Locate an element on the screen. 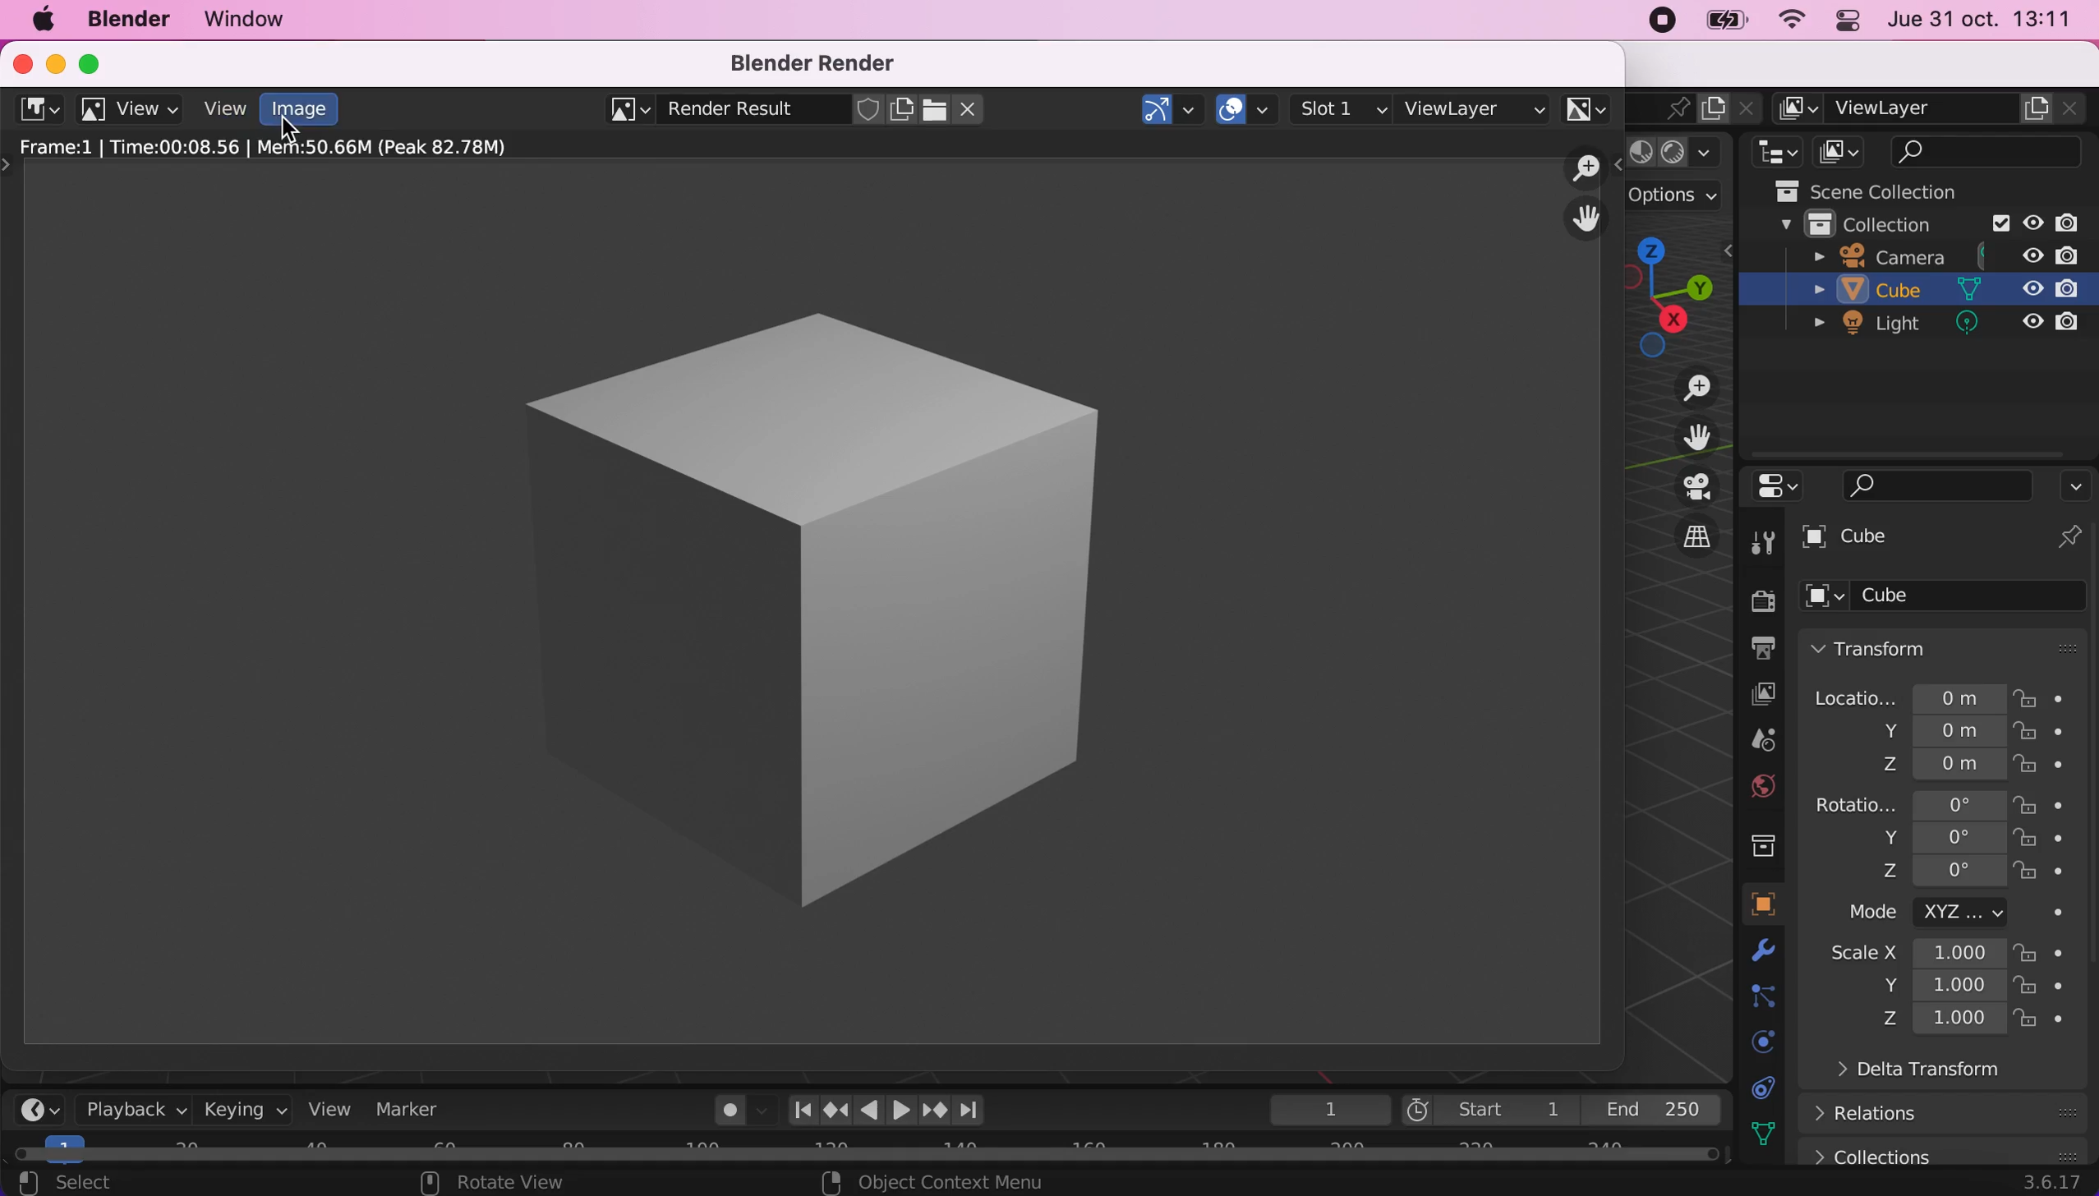 Image resolution: width=2099 pixels, height=1196 pixels. world is located at coordinates (1762, 786).